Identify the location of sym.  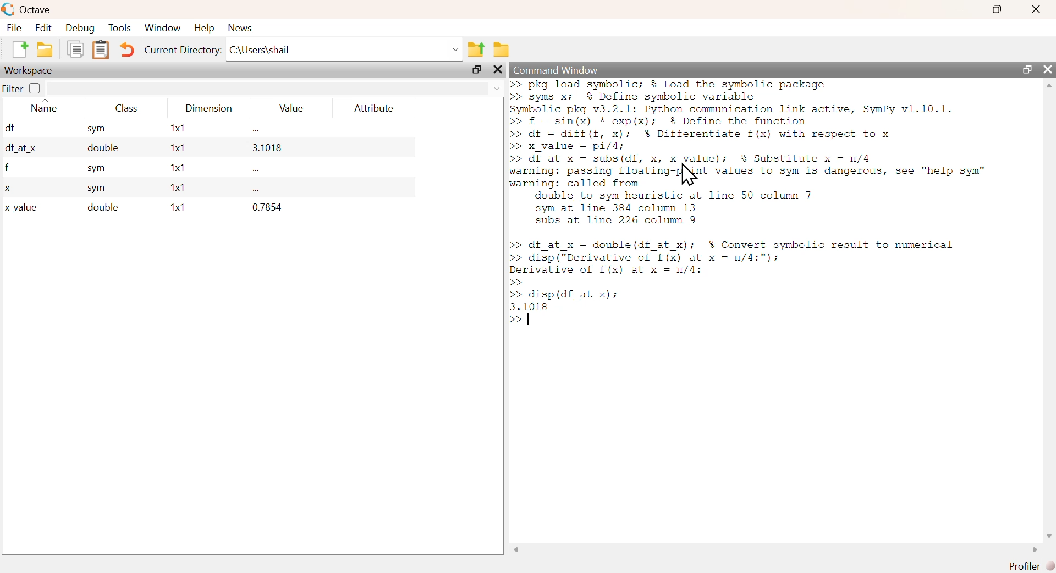
(97, 169).